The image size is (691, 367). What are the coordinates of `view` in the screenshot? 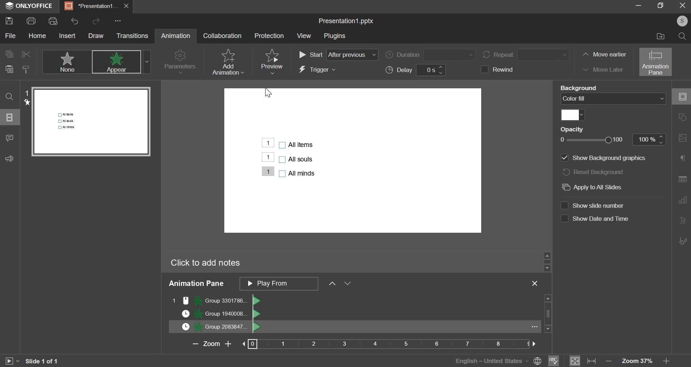 It's located at (304, 36).